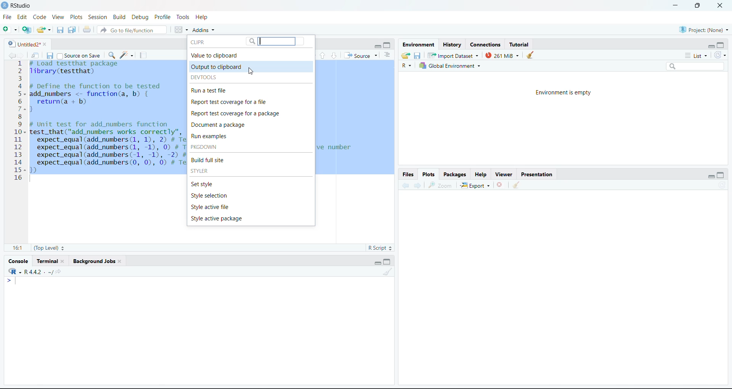 This screenshot has height=389, width=732. What do you see at coordinates (22, 55) in the screenshot?
I see `go forward` at bounding box center [22, 55].